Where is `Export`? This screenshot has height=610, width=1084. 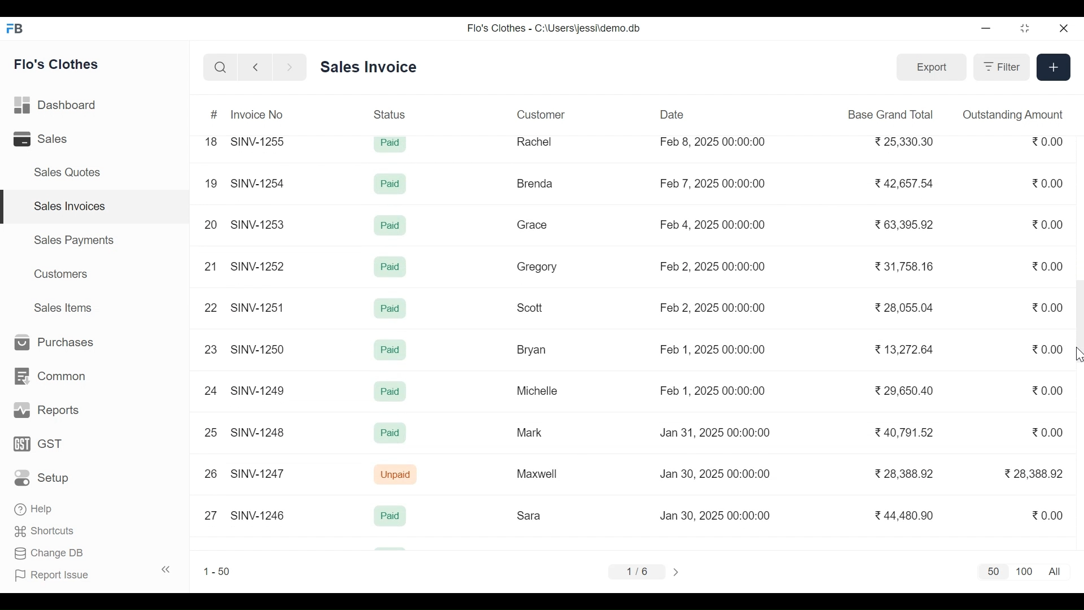 Export is located at coordinates (929, 66).